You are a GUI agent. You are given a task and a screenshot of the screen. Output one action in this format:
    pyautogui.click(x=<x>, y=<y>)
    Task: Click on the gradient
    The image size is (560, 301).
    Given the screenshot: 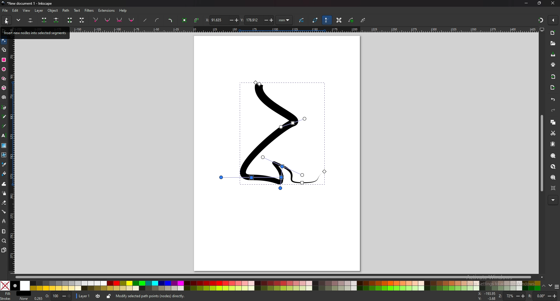 What is the action you would take?
    pyautogui.click(x=4, y=146)
    